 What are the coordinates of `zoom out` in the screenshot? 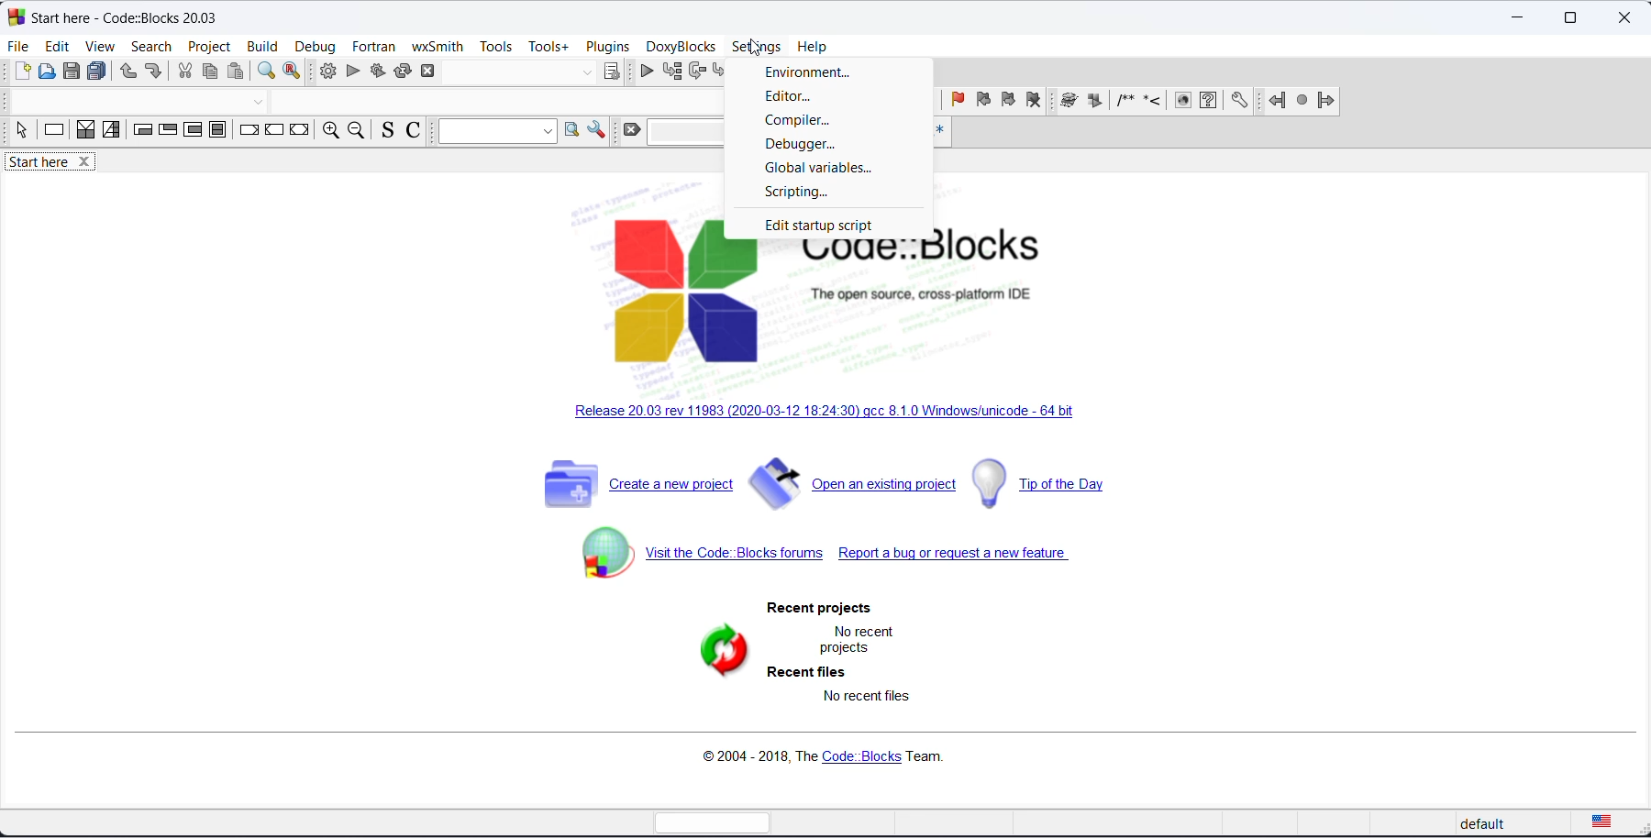 It's located at (331, 130).